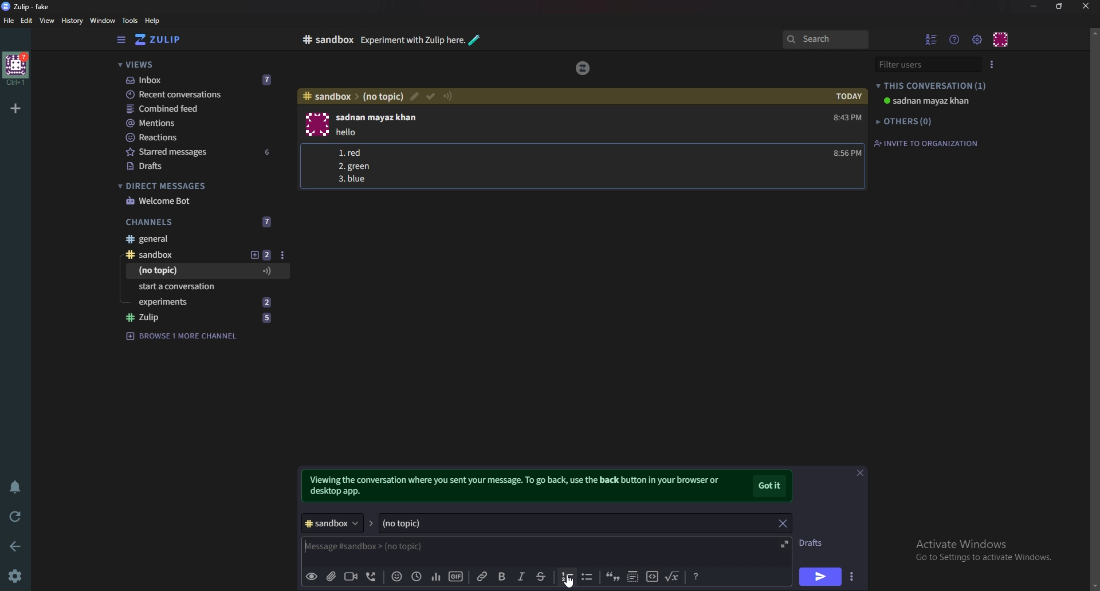  I want to click on Reactions, so click(199, 136).